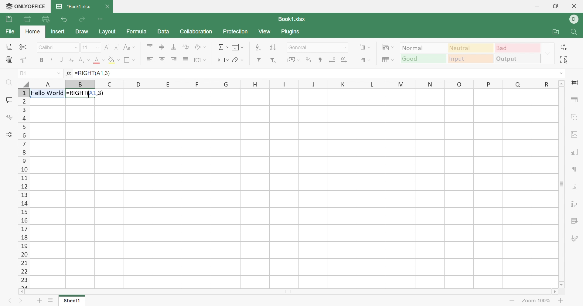 The width and height of the screenshot is (583, 306). Describe the element at coordinates (573, 188) in the screenshot. I see `Text Art settings` at that location.